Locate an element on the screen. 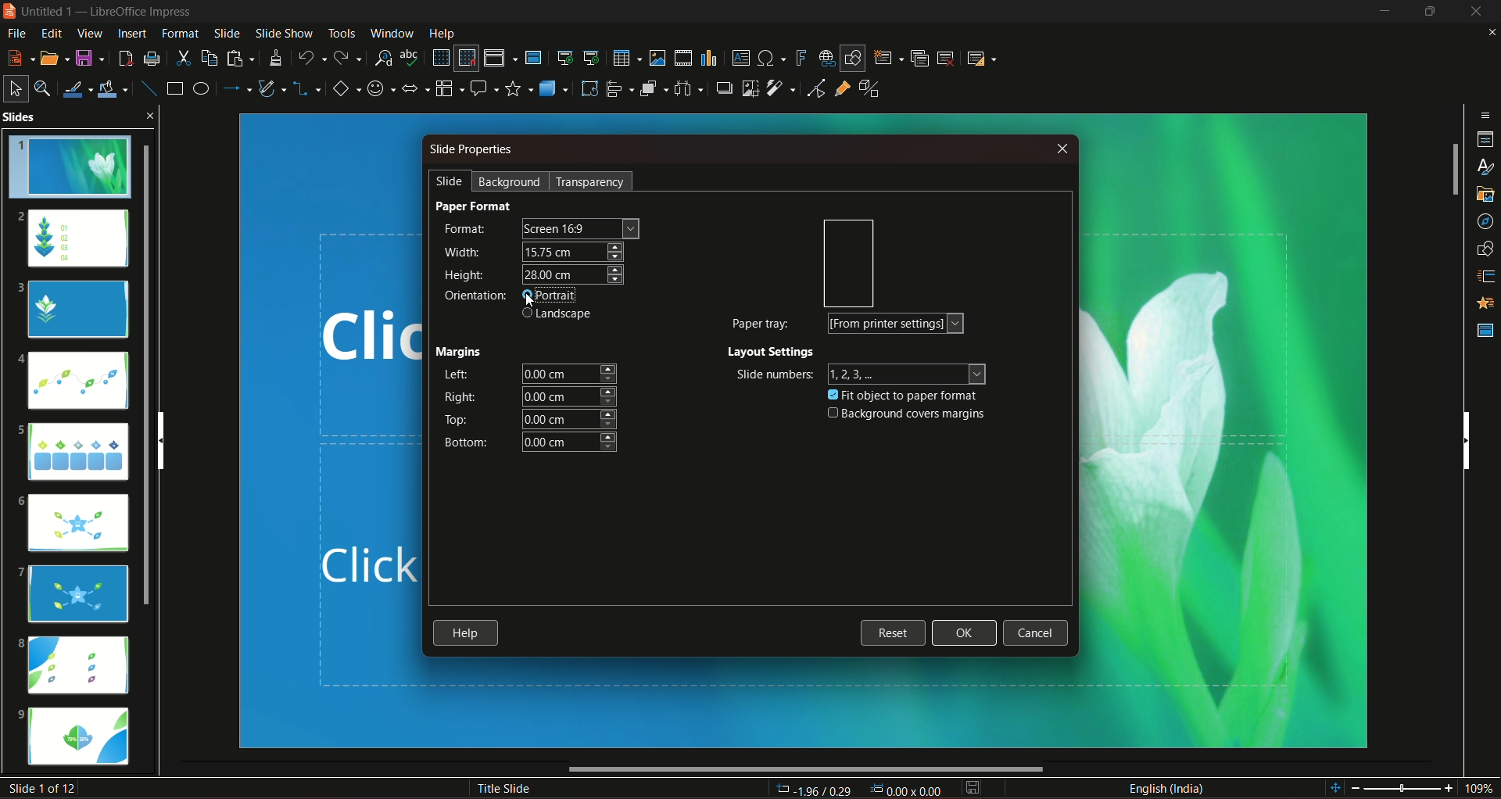 The height and width of the screenshot is (799, 1501). snap to grid is located at coordinates (467, 59).